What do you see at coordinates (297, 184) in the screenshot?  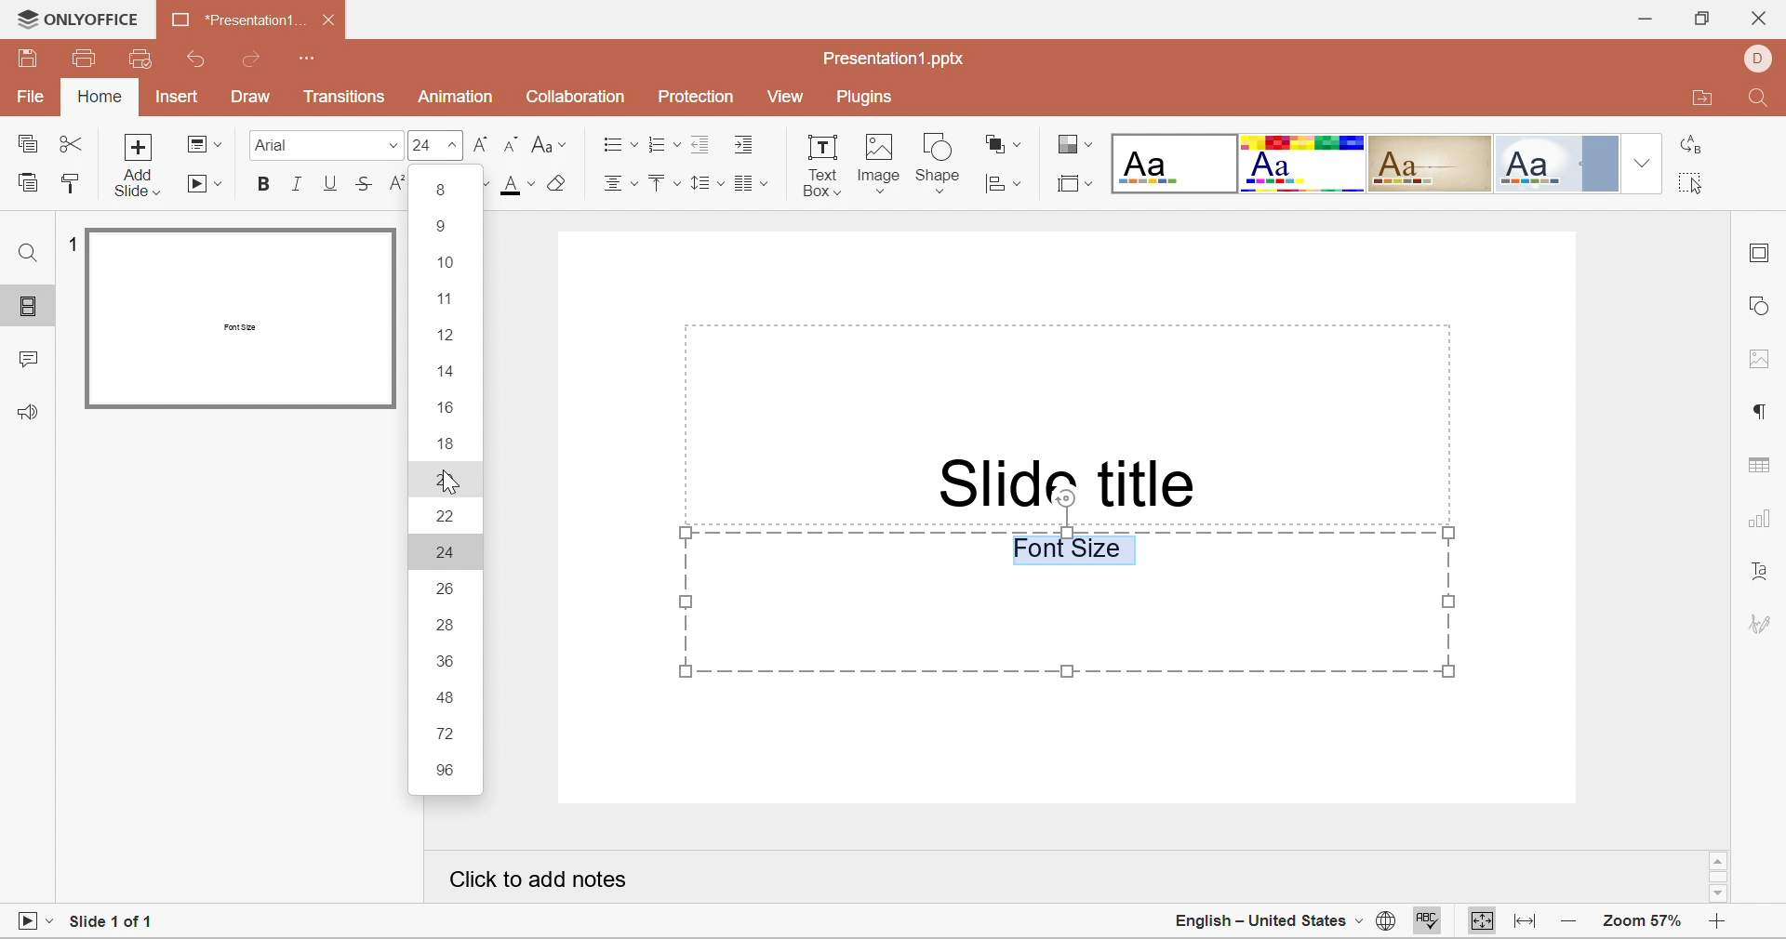 I see `Italic` at bounding box center [297, 184].